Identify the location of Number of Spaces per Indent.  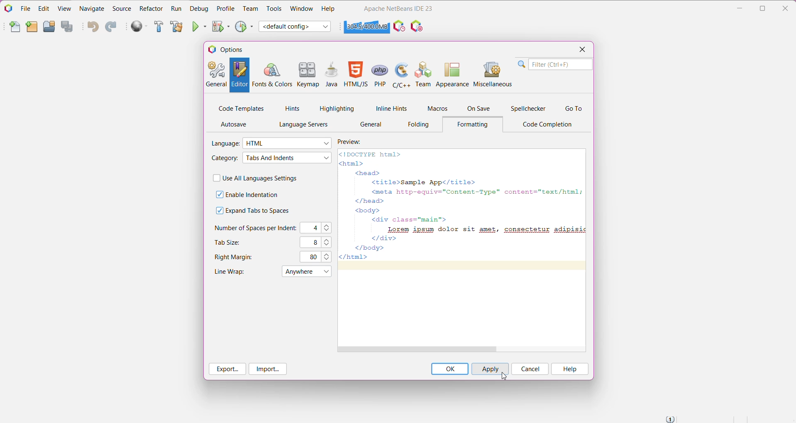
(255, 228).